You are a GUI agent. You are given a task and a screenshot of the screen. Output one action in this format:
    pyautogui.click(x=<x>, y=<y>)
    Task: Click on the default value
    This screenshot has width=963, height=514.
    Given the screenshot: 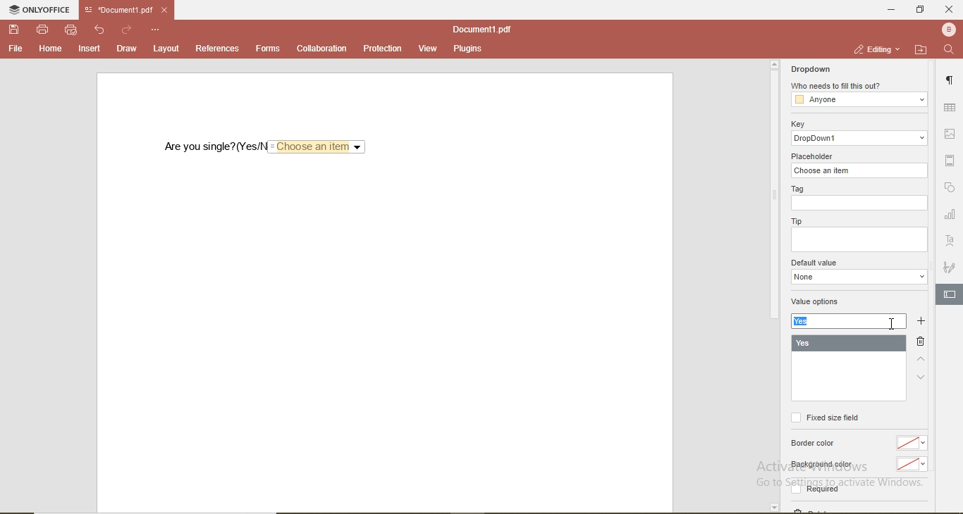 What is the action you would take?
    pyautogui.click(x=816, y=262)
    